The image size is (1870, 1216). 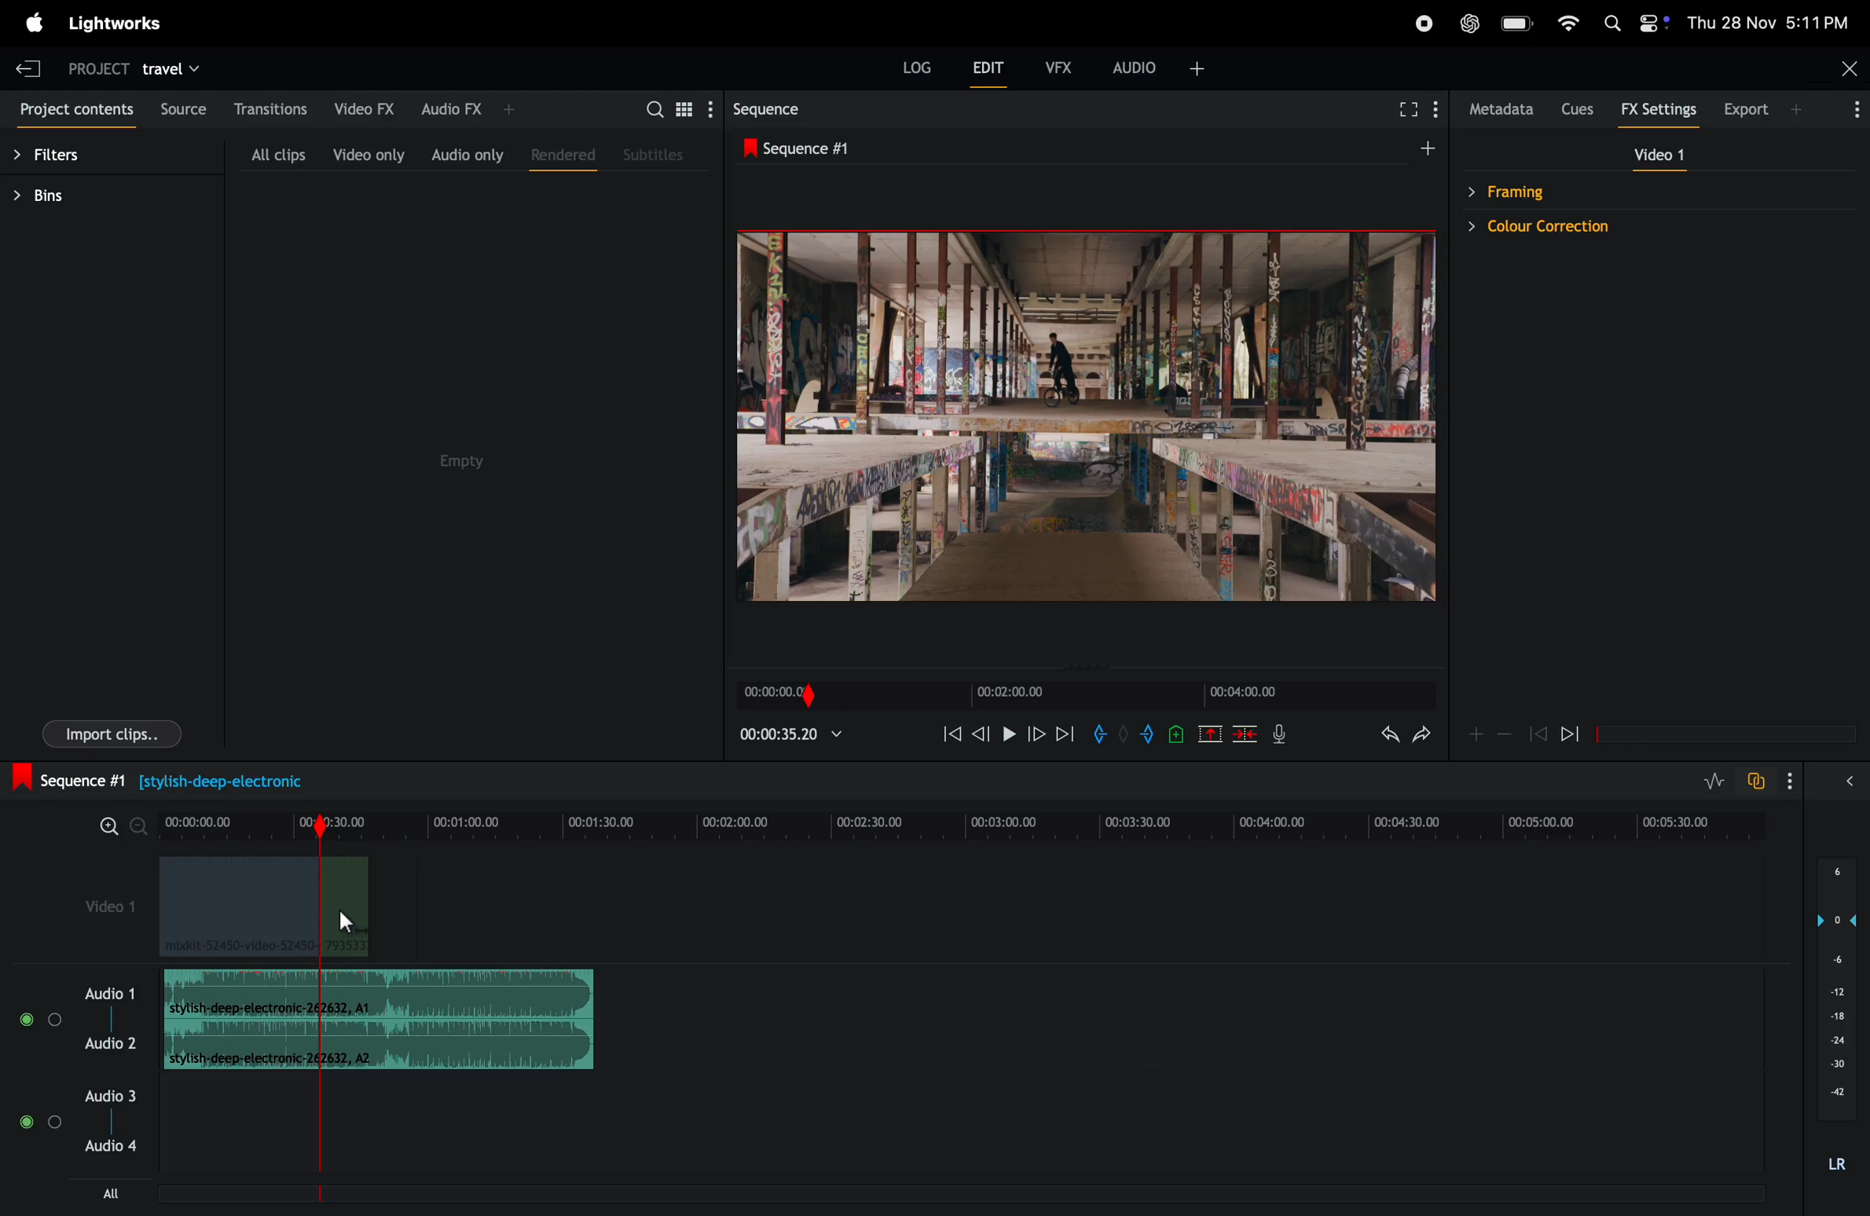 I want to click on add in mark, so click(x=1102, y=734).